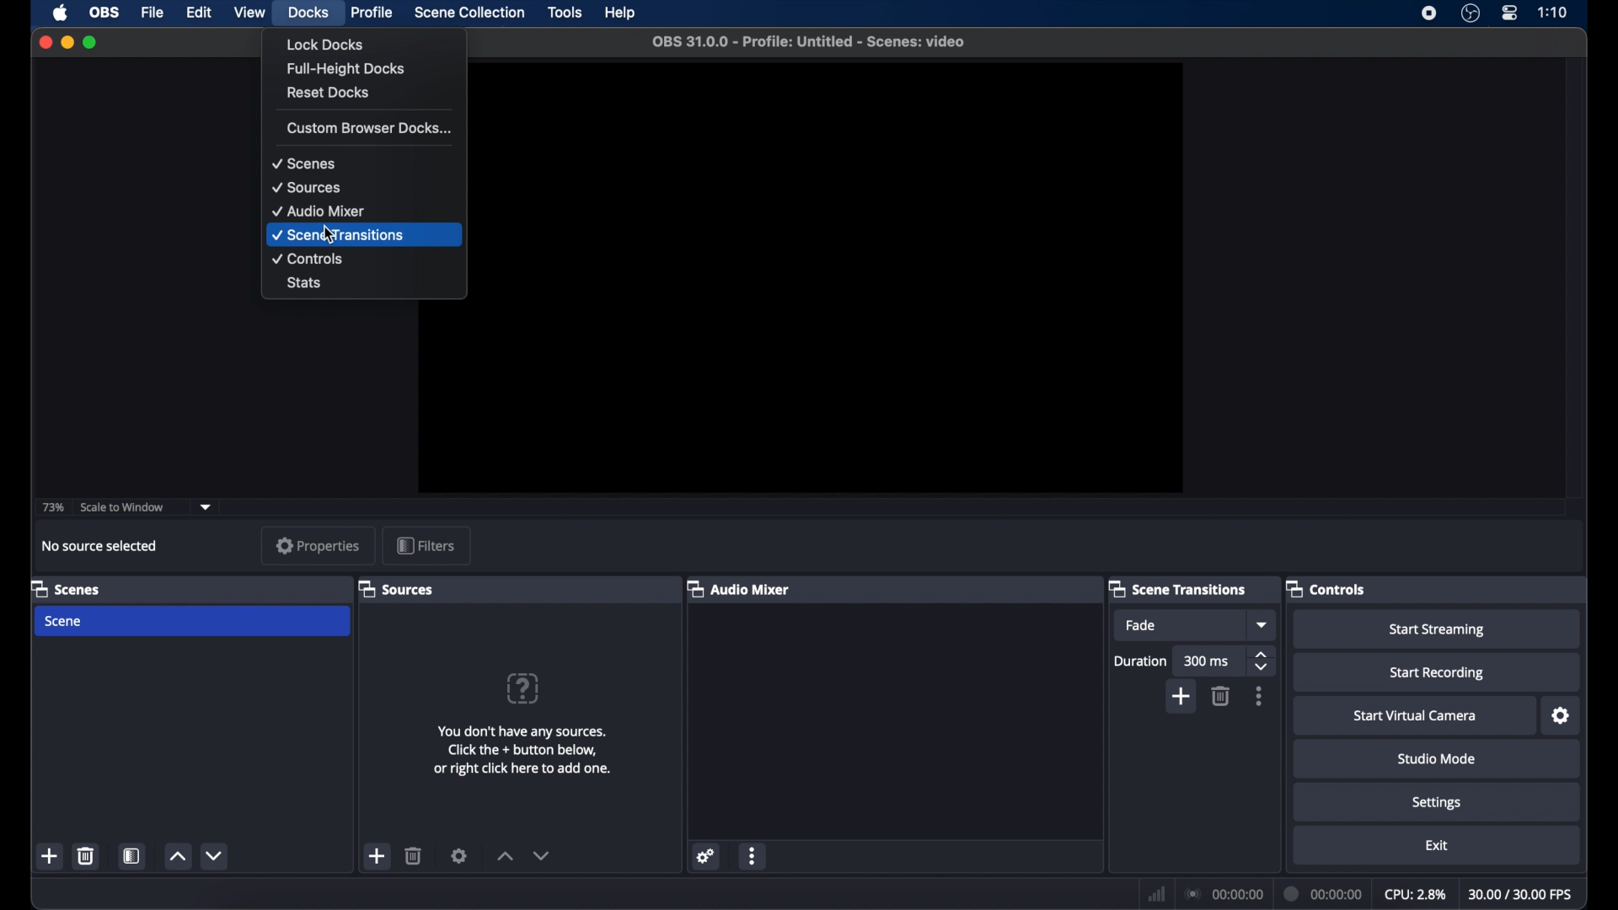  What do you see at coordinates (1326, 588) in the screenshot?
I see `controls` at bounding box center [1326, 588].